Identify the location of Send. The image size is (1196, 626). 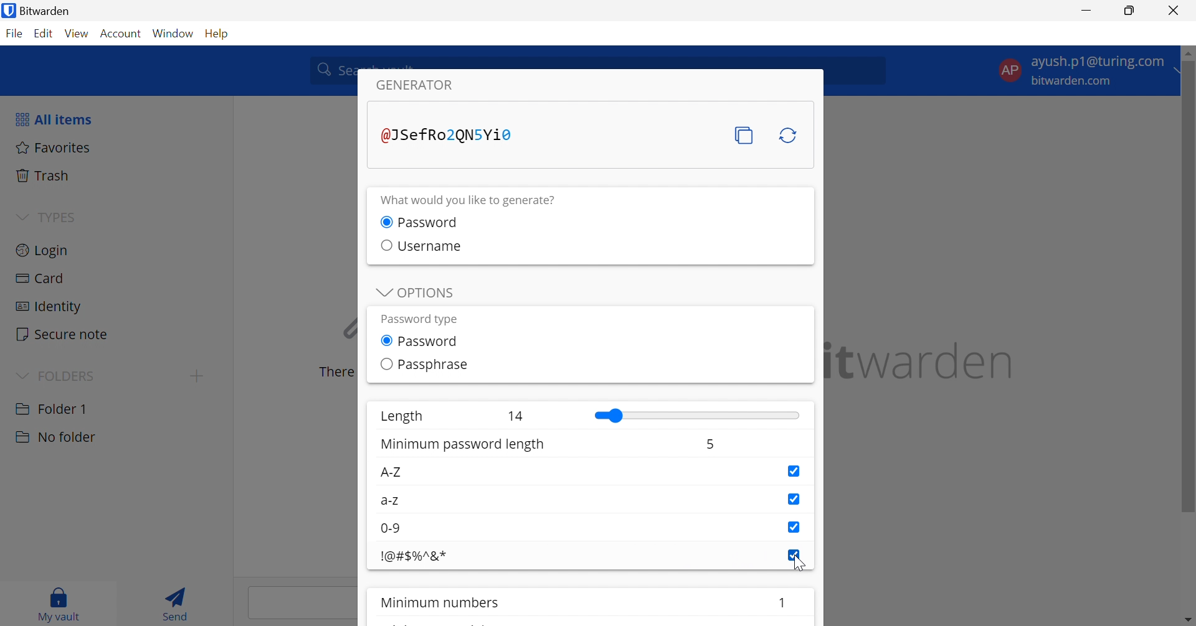
(177, 602).